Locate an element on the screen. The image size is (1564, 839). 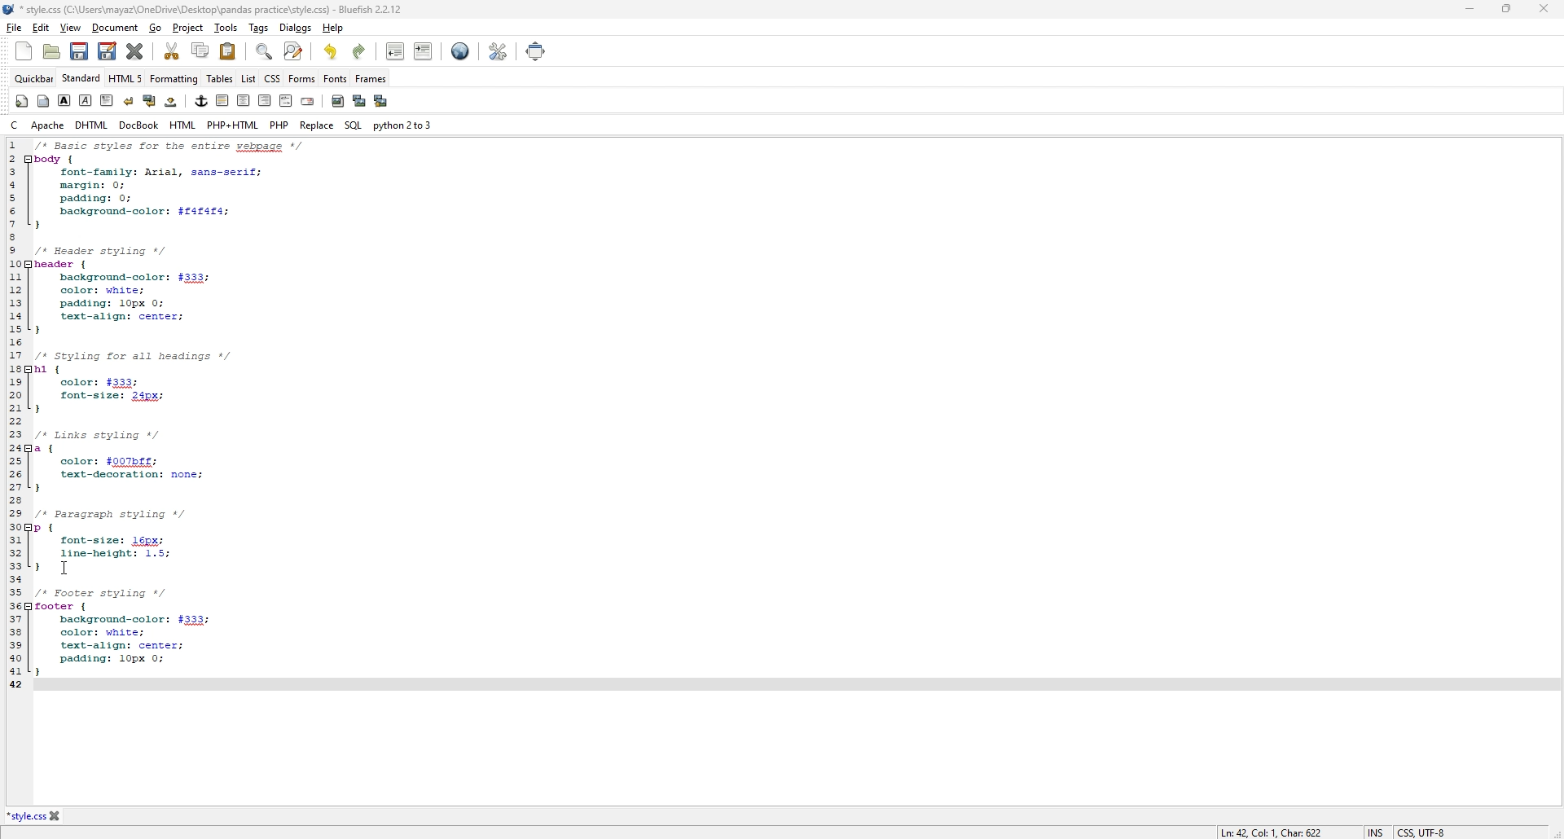
INS is located at coordinates (1377, 831).